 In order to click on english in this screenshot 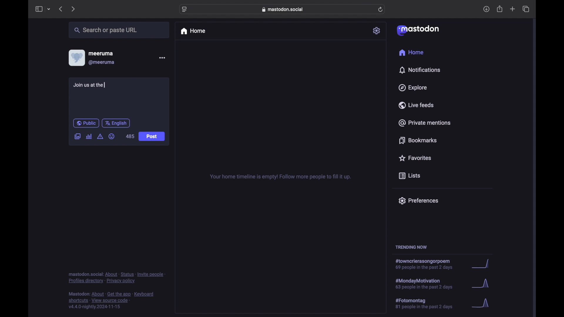, I will do `click(116, 123)`.